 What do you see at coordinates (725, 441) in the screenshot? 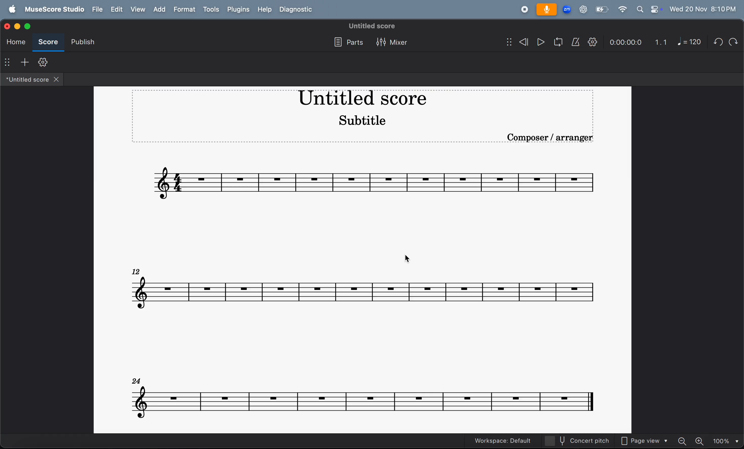
I see `set zoom - 100%` at bounding box center [725, 441].